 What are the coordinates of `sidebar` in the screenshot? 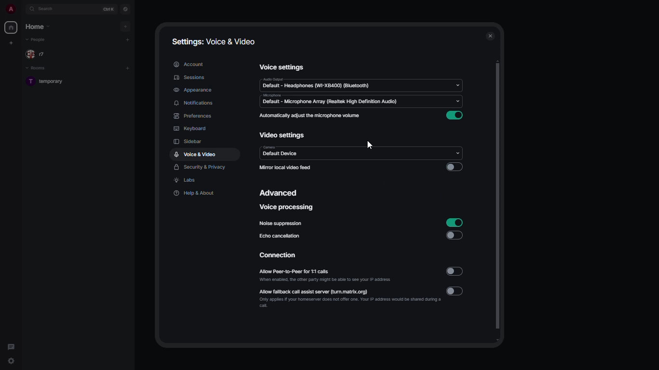 It's located at (188, 141).